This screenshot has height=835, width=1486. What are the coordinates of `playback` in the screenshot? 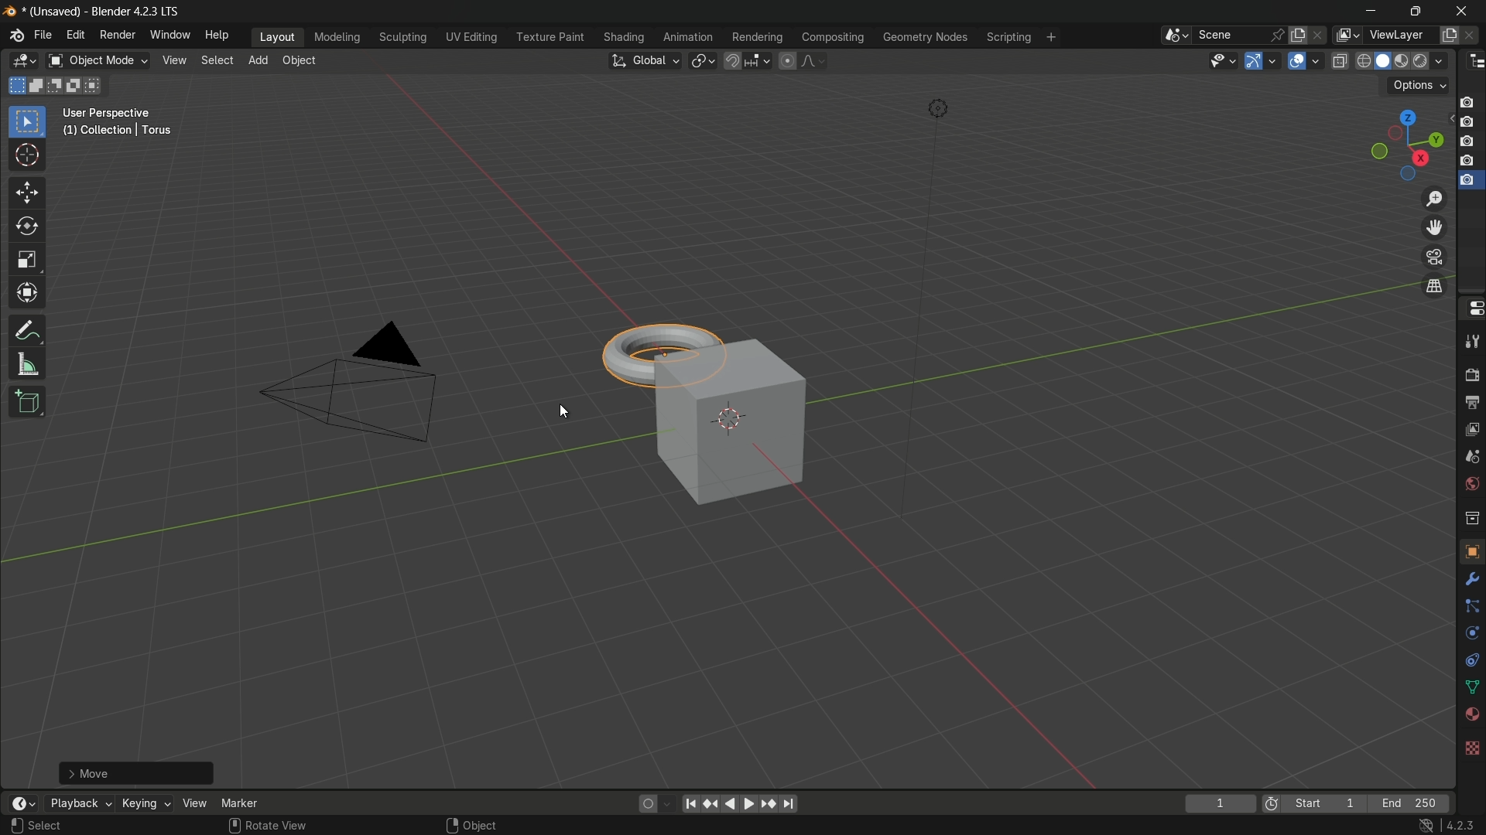 It's located at (79, 803).